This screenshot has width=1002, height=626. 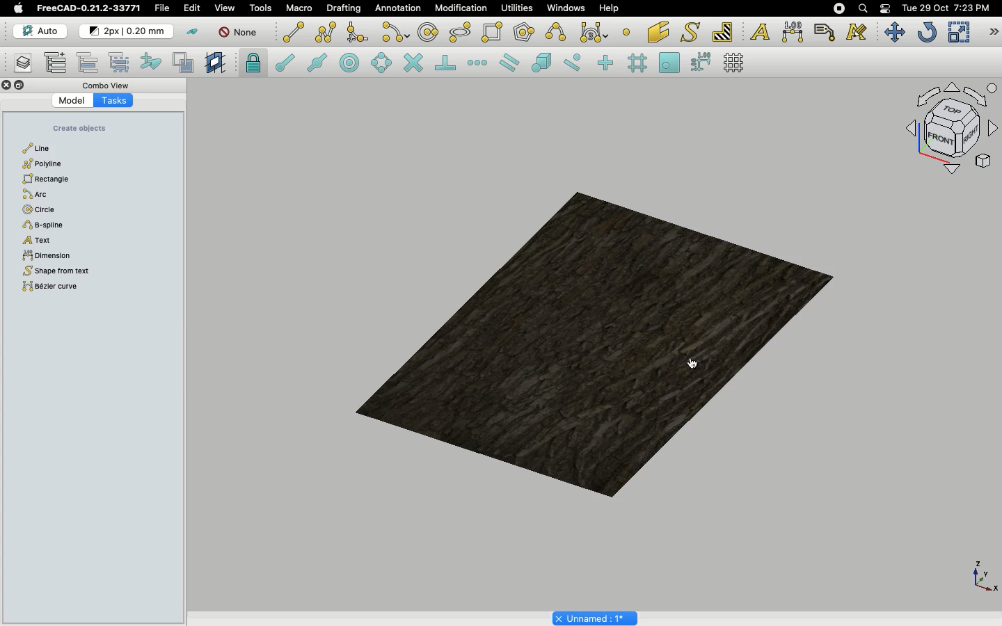 I want to click on Create objects, so click(x=79, y=129).